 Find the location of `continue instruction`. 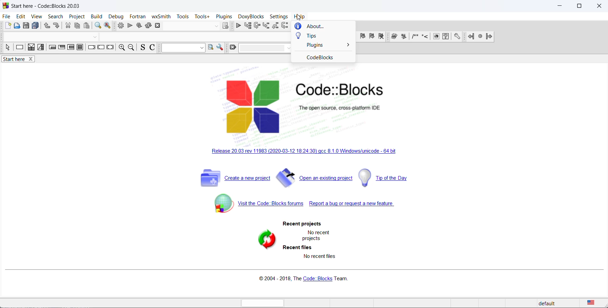

continue instruction is located at coordinates (101, 48).